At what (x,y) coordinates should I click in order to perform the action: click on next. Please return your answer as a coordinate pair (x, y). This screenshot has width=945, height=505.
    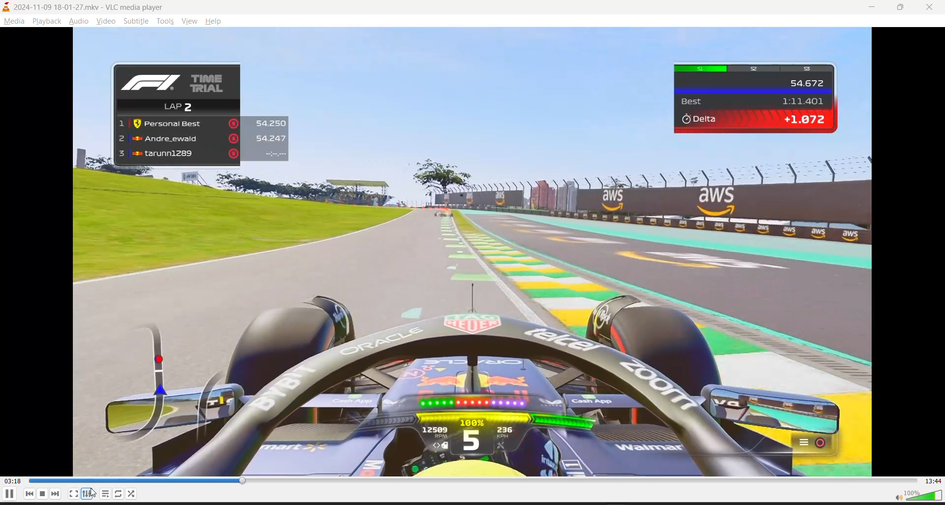
    Looking at the image, I should click on (56, 494).